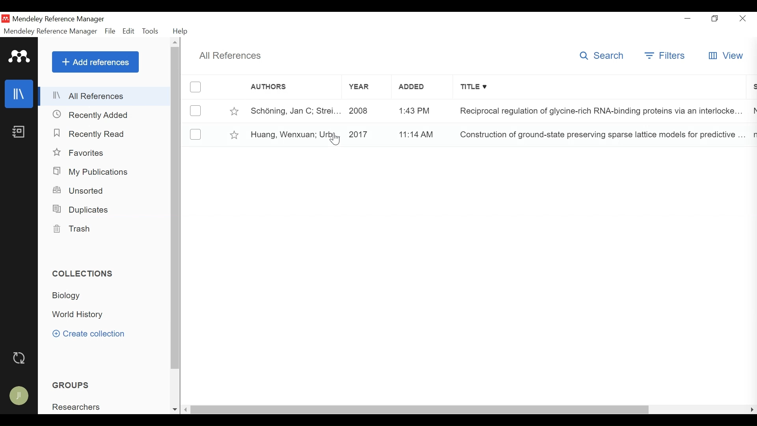  I want to click on File, so click(110, 32).